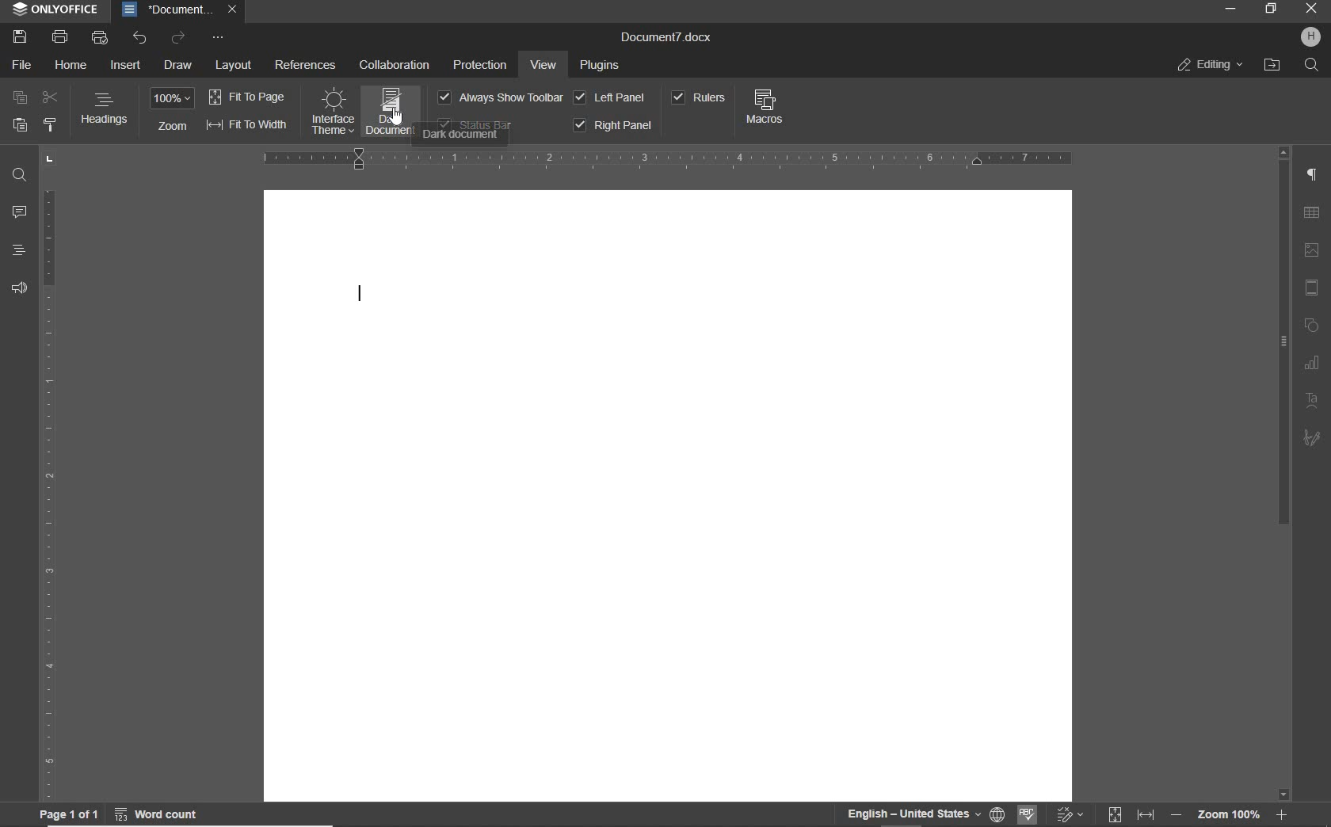 Image resolution: width=1331 pixels, height=827 pixels. I want to click on UNDO, so click(140, 39).